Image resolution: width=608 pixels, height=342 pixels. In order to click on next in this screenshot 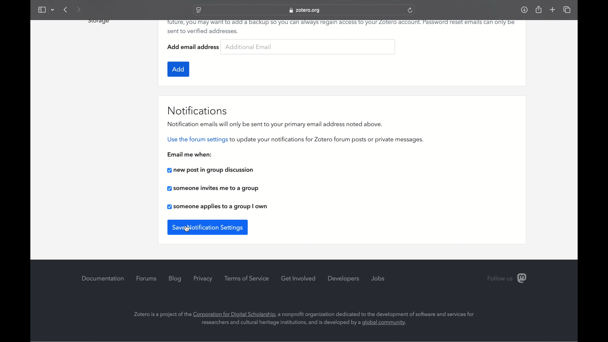, I will do `click(79, 9)`.